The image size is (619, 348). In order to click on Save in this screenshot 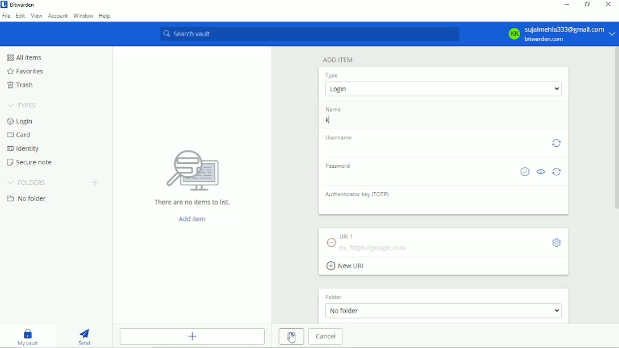, I will do `click(292, 337)`.